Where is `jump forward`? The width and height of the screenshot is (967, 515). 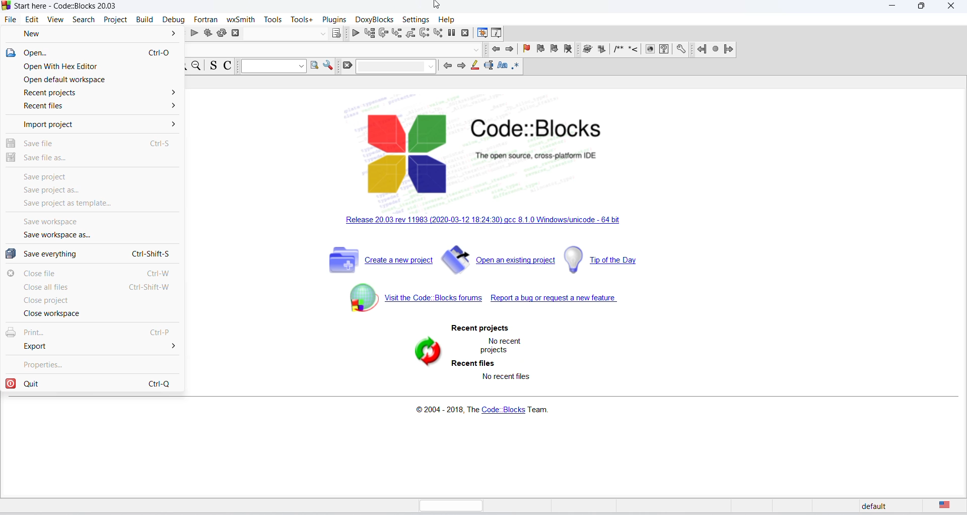 jump forward is located at coordinates (728, 48).